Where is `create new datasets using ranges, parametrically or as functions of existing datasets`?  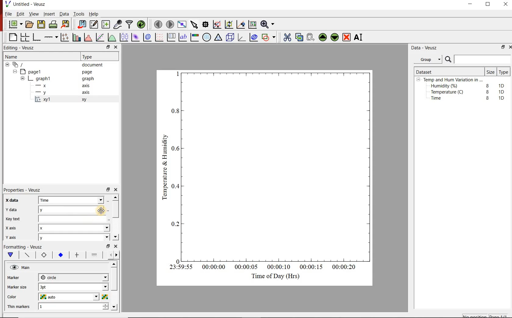 create new datasets using ranges, parametrically or as functions of existing datasets is located at coordinates (106, 25).